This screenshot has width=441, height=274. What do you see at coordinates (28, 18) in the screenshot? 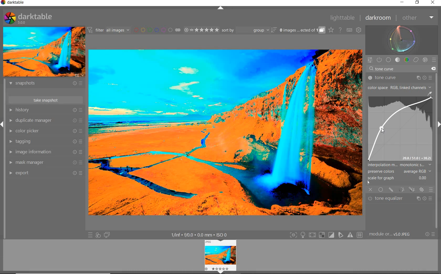
I see `SYSTEM LOGO` at bounding box center [28, 18].